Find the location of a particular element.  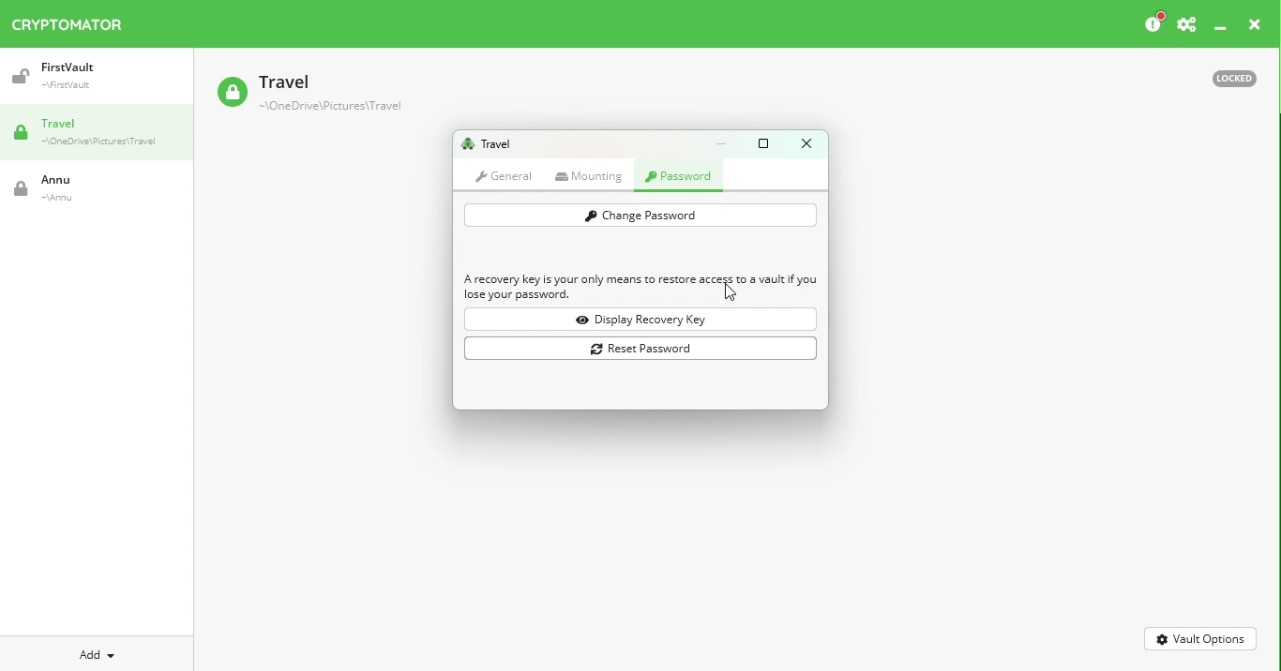

Cursor is located at coordinates (727, 293).